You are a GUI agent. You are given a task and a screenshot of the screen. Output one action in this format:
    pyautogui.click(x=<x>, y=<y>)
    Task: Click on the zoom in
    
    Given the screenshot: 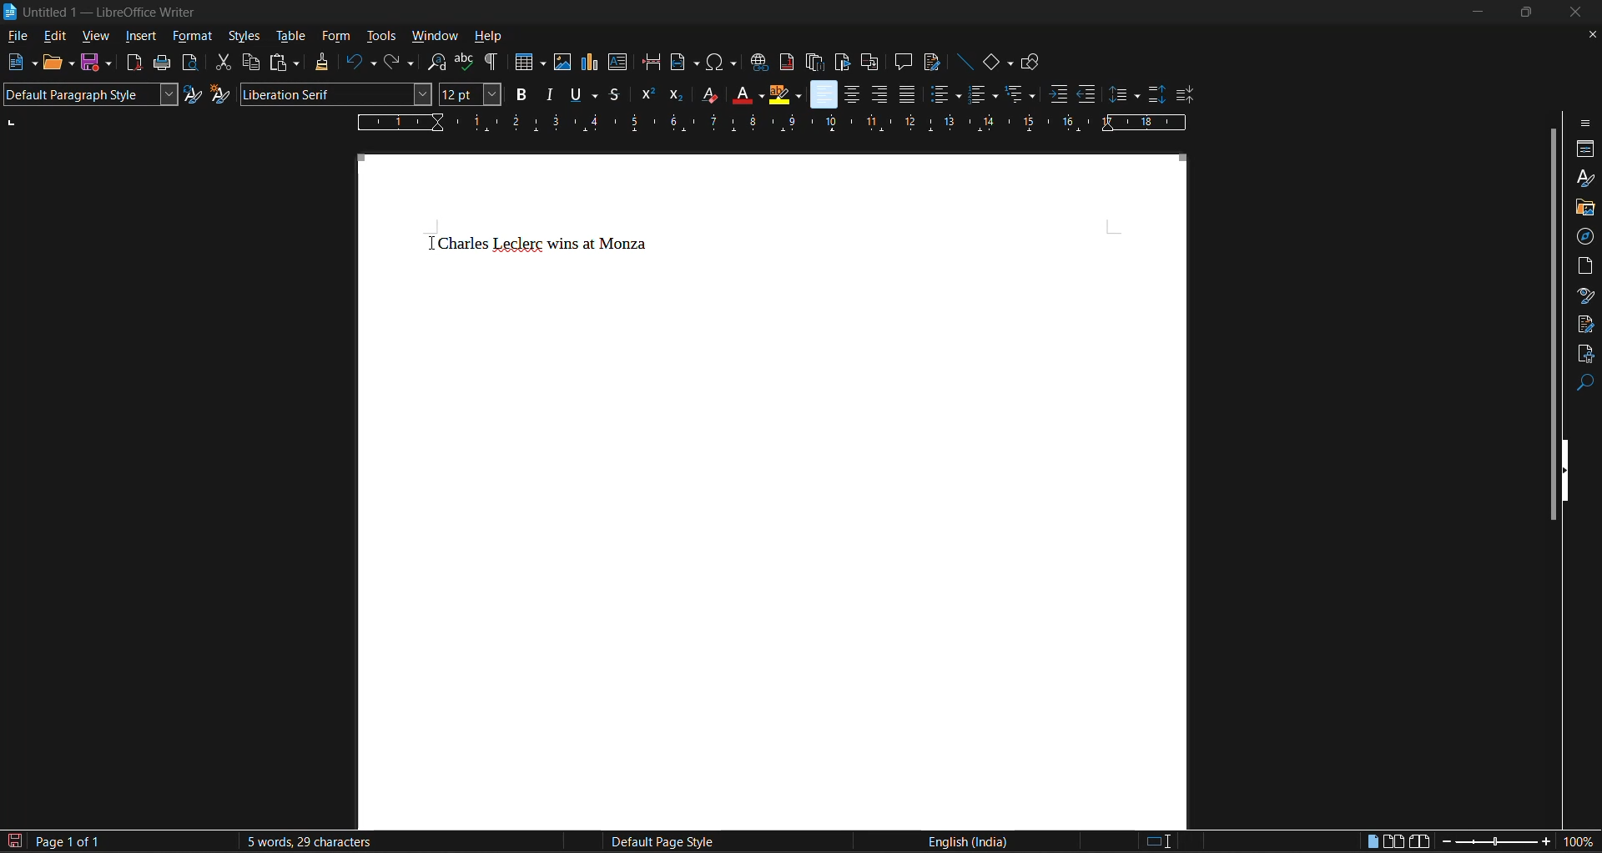 What is the action you would take?
    pyautogui.click(x=1547, y=842)
    